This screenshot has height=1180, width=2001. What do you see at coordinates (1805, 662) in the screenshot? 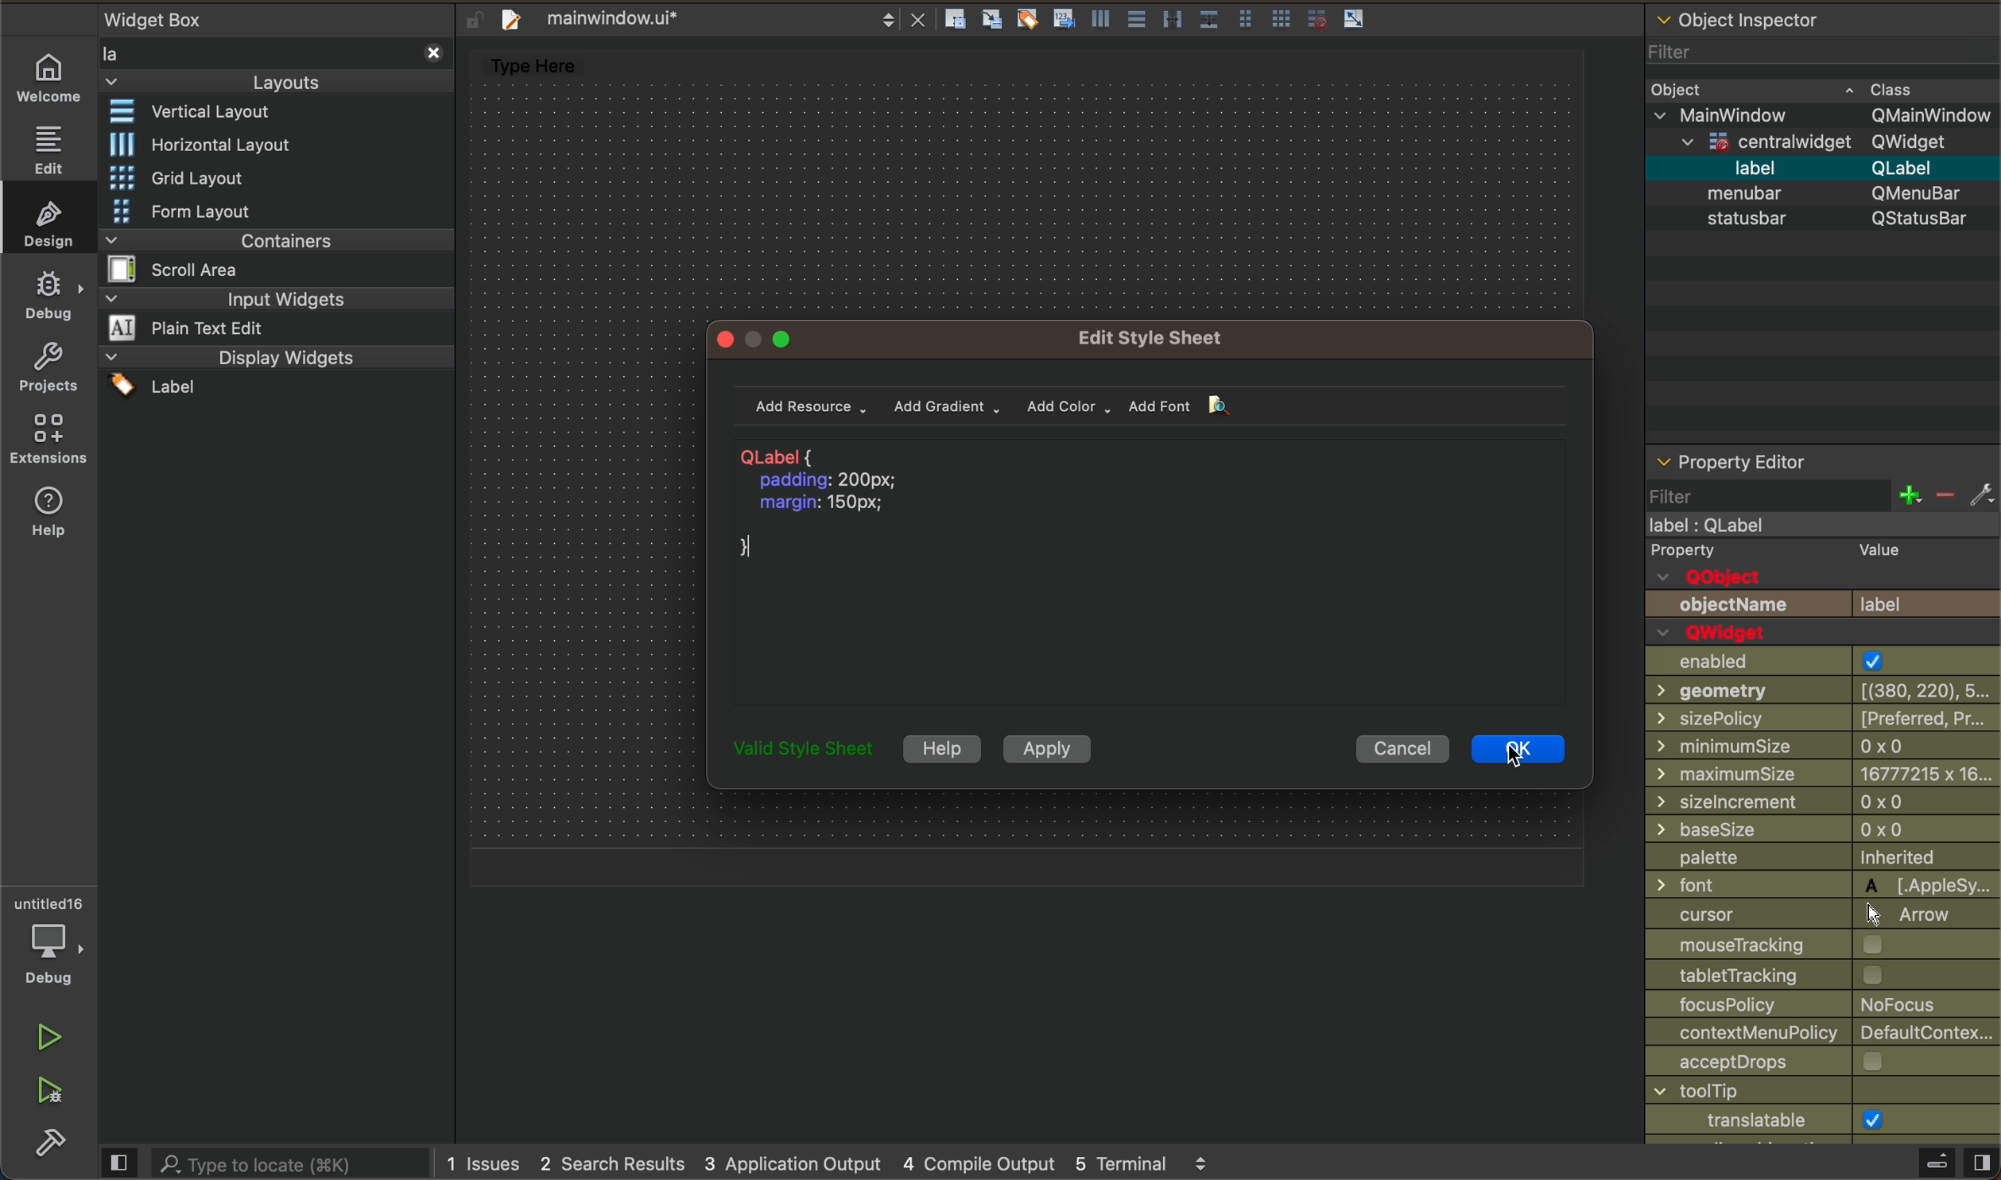
I see `enabled` at bounding box center [1805, 662].